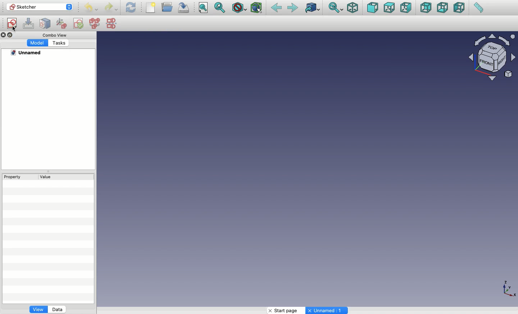 The image size is (518, 314). What do you see at coordinates (507, 288) in the screenshot?
I see `` at bounding box center [507, 288].